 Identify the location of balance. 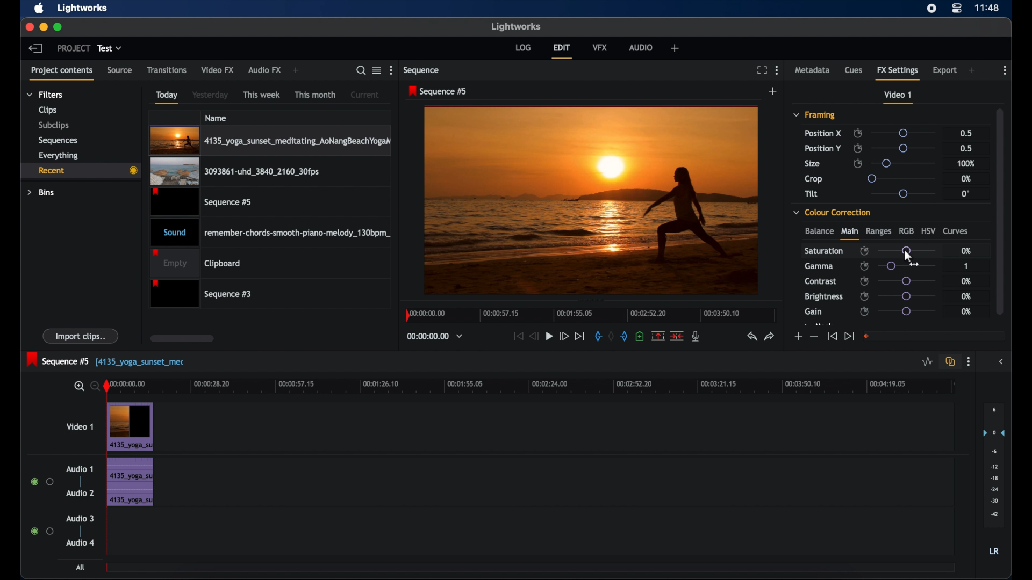
(819, 231).